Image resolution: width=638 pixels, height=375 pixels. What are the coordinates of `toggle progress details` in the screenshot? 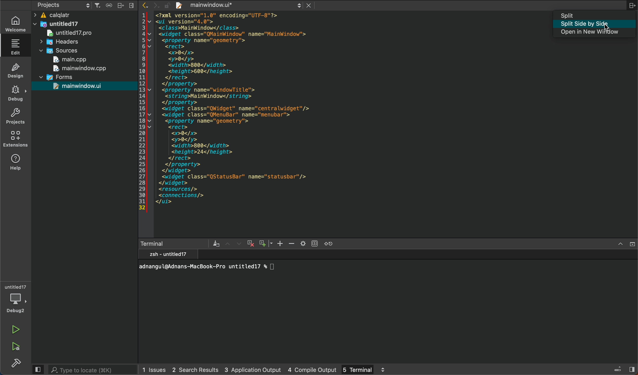 It's located at (618, 369).